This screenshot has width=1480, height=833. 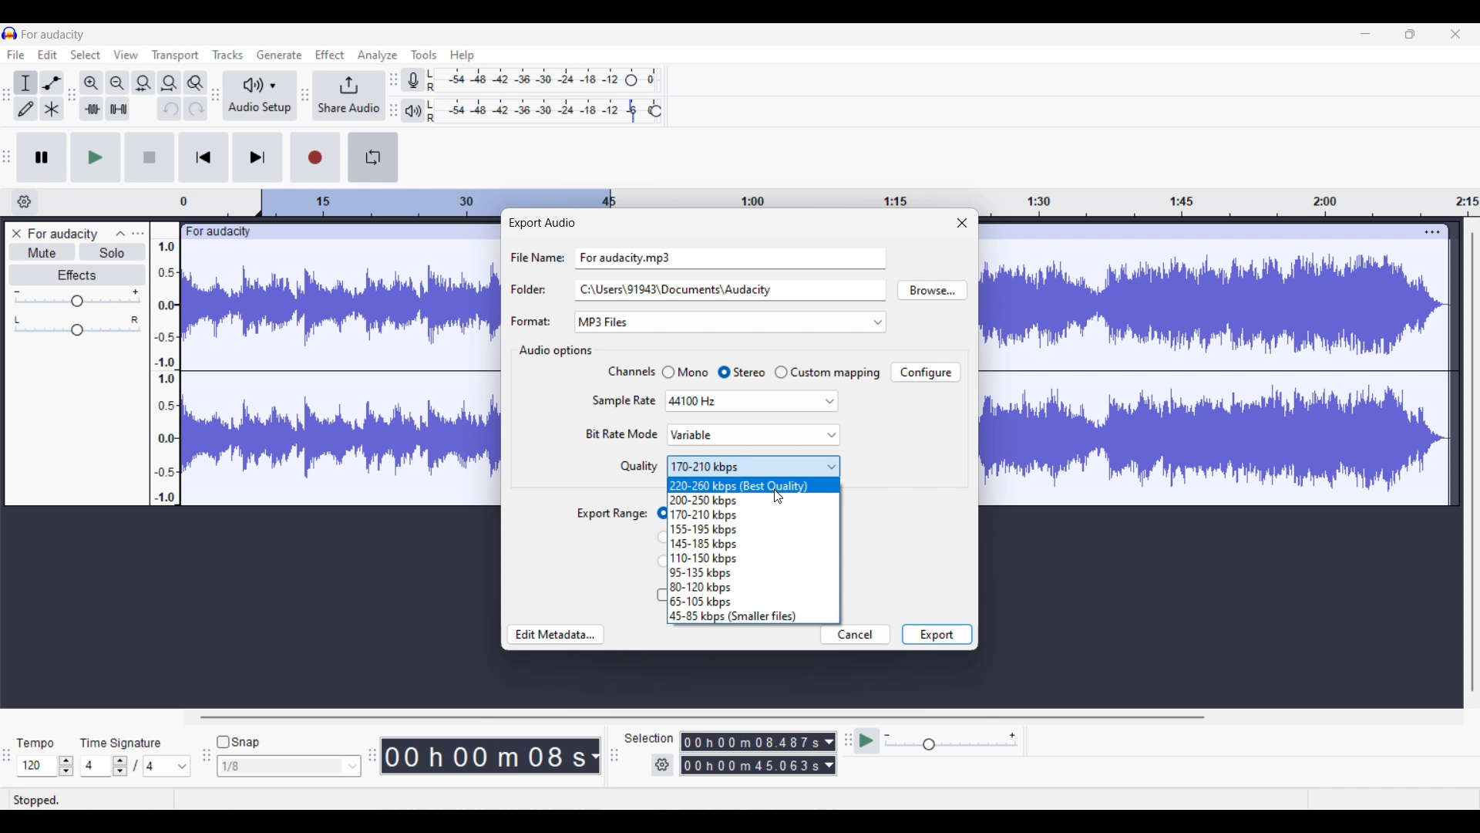 What do you see at coordinates (829, 765) in the screenshot?
I see `Duration measurement` at bounding box center [829, 765].